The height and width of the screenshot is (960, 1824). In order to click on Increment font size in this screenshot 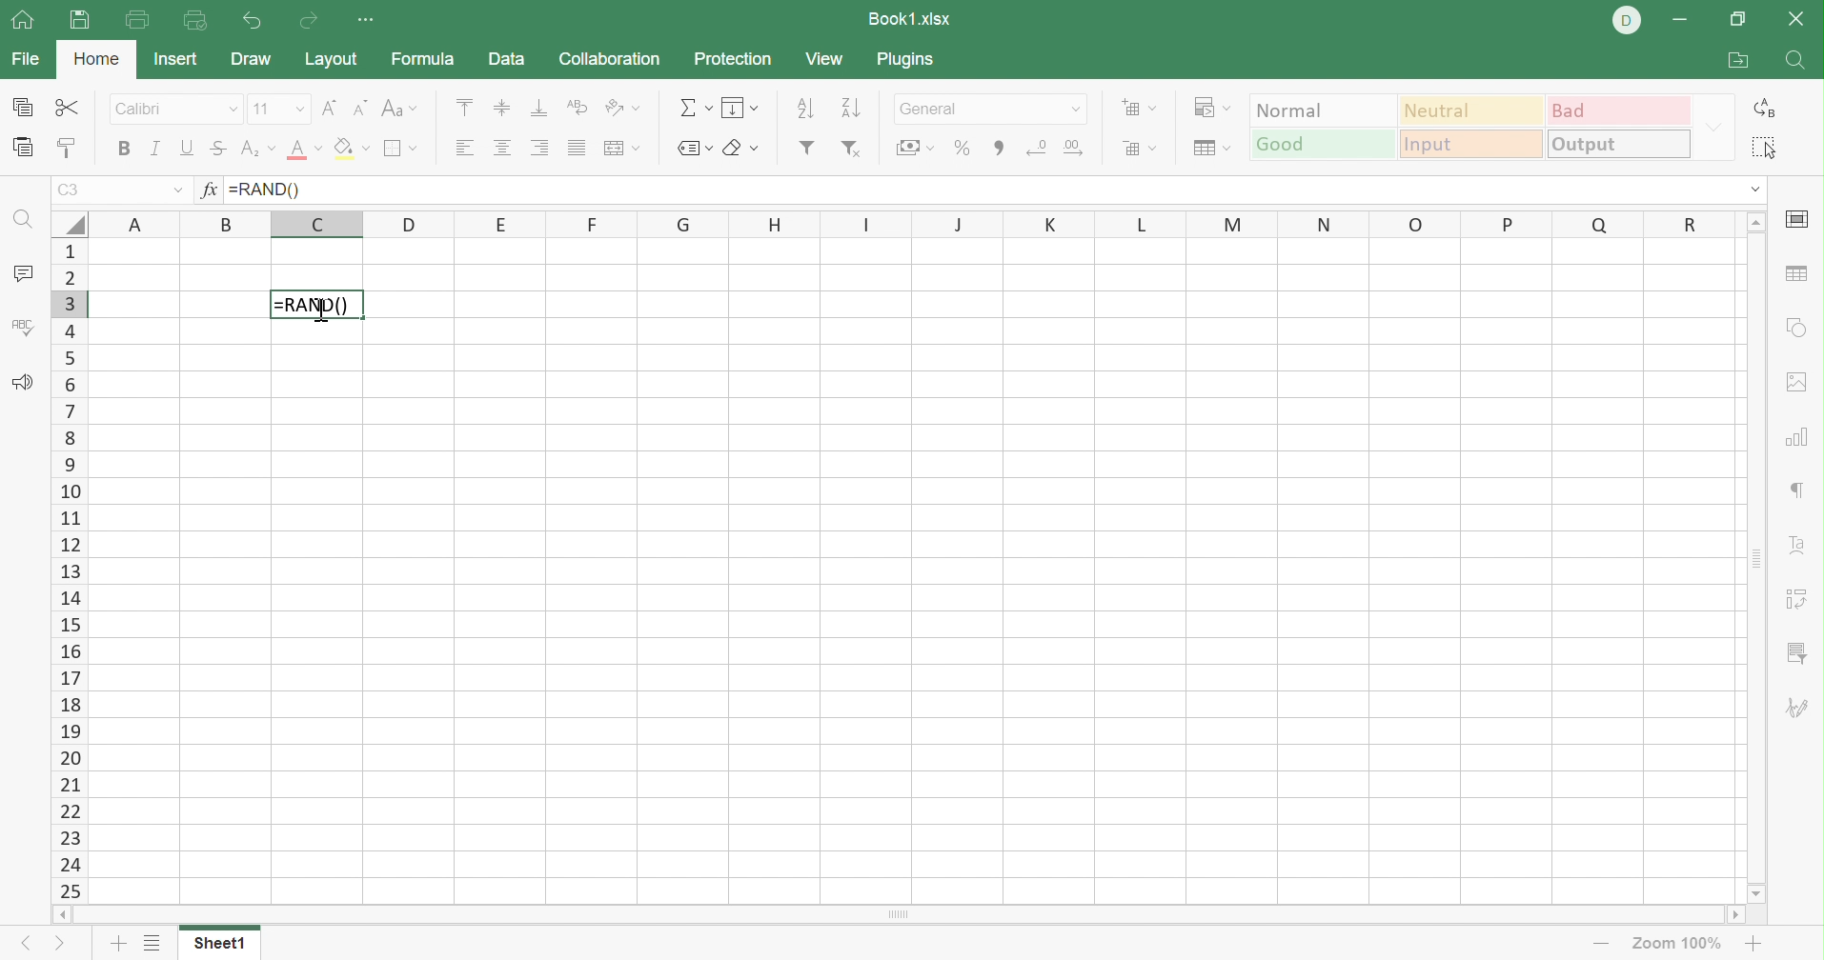, I will do `click(326, 108)`.